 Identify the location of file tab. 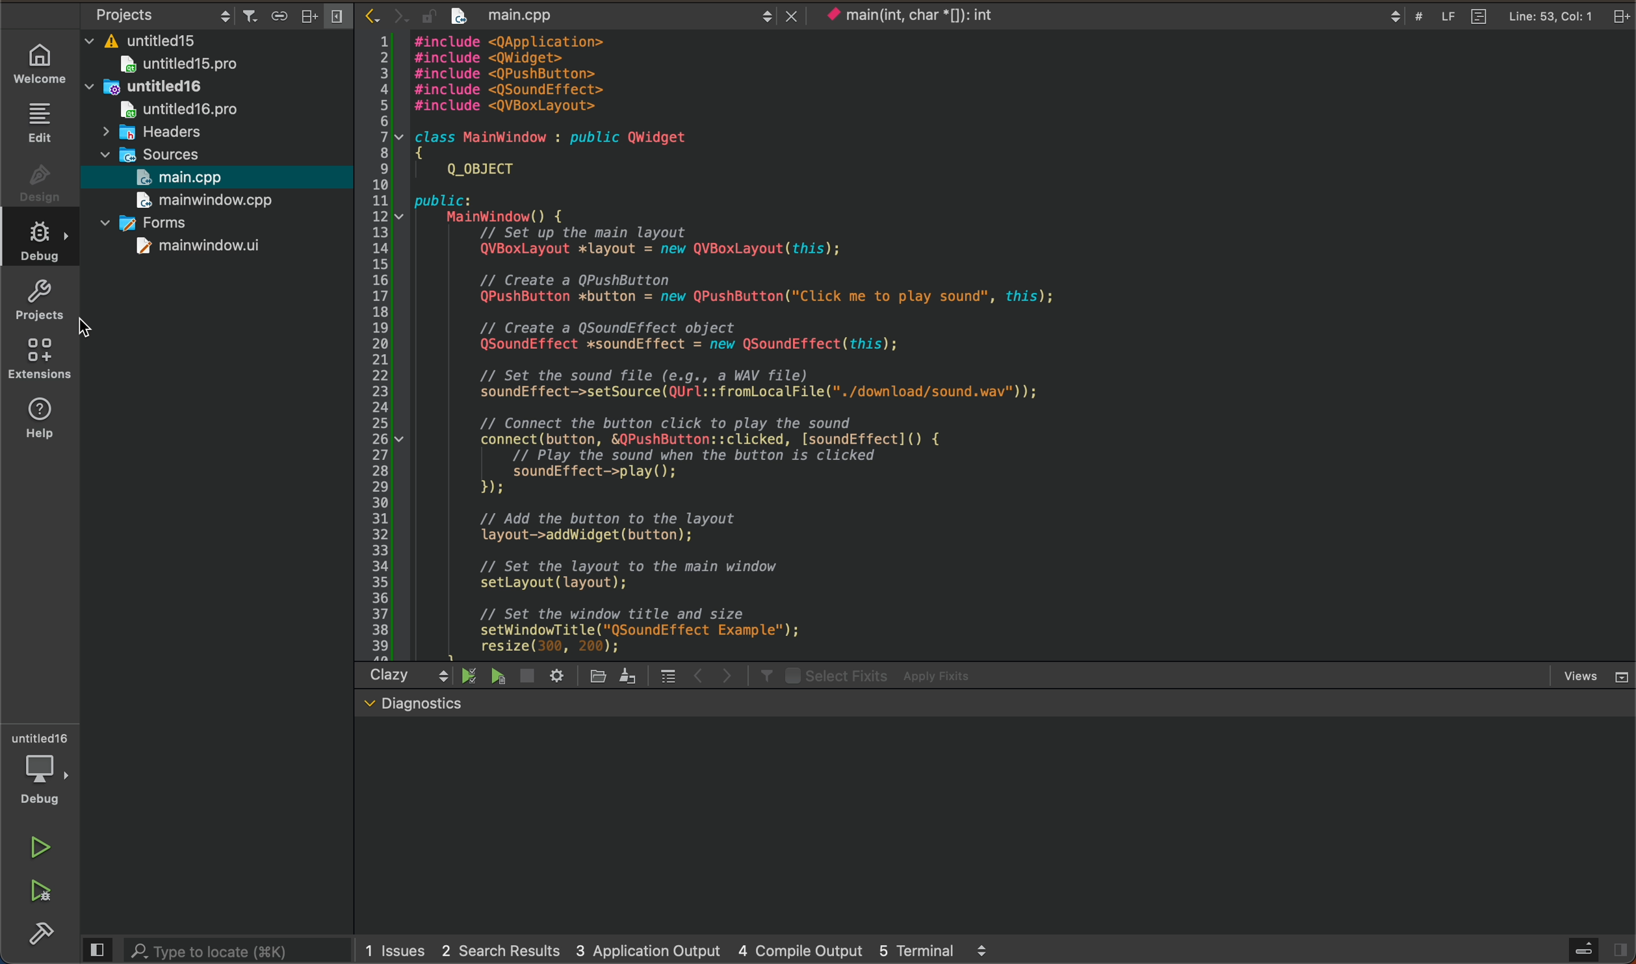
(612, 16).